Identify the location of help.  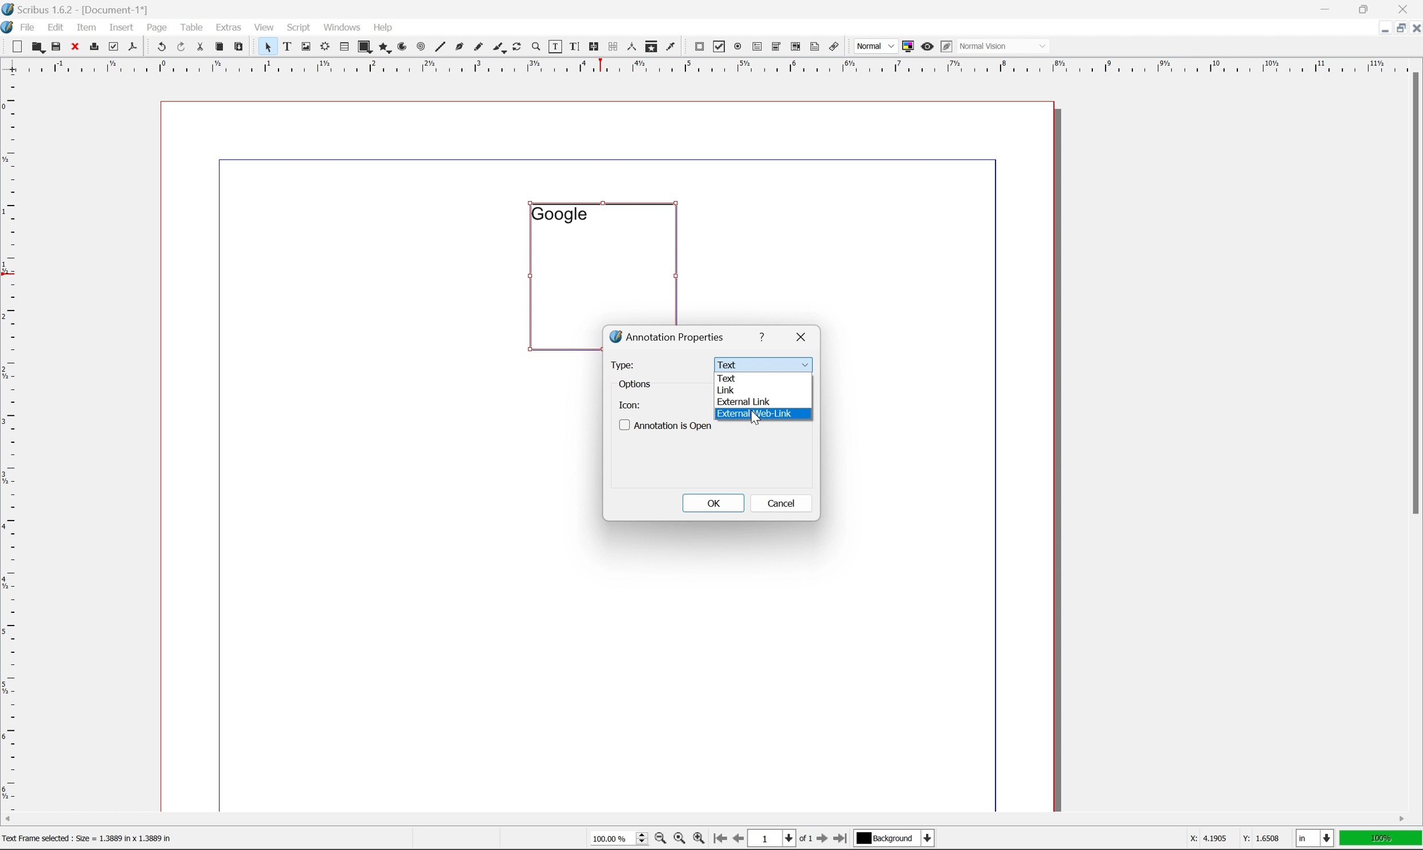
(764, 335).